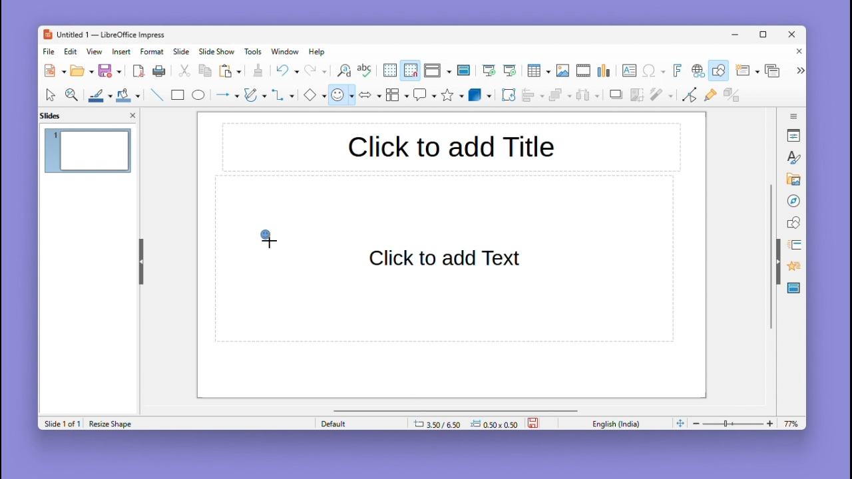 This screenshot has width=852, height=479. What do you see at coordinates (316, 71) in the screenshot?
I see `redo` at bounding box center [316, 71].